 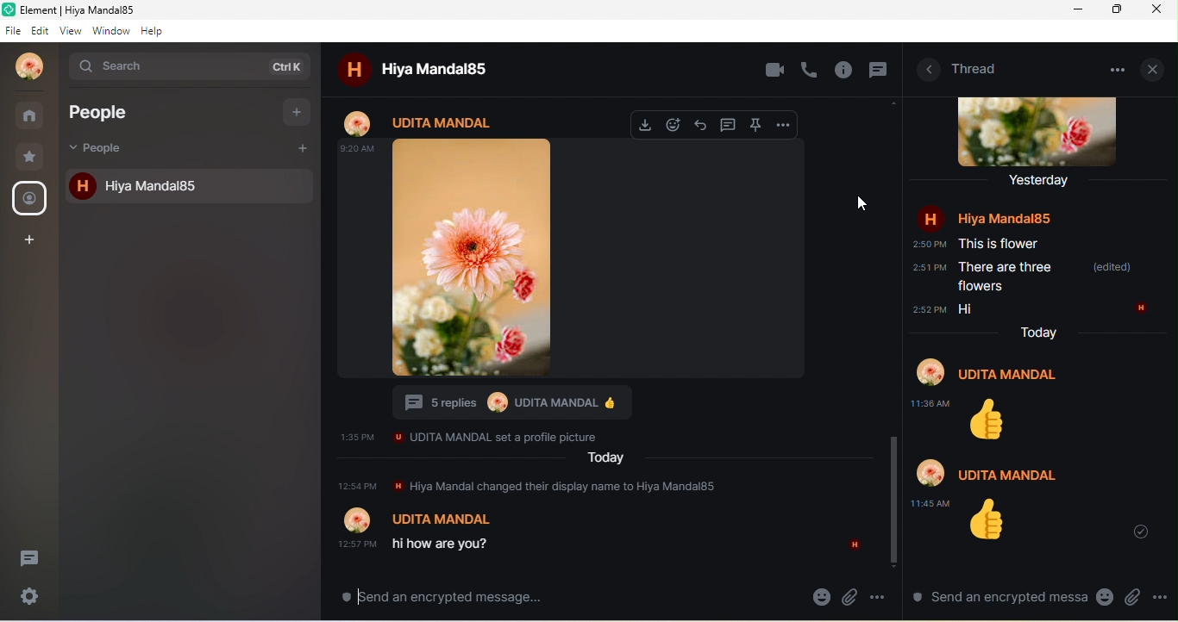 What do you see at coordinates (608, 457) in the screenshot?
I see `Today` at bounding box center [608, 457].